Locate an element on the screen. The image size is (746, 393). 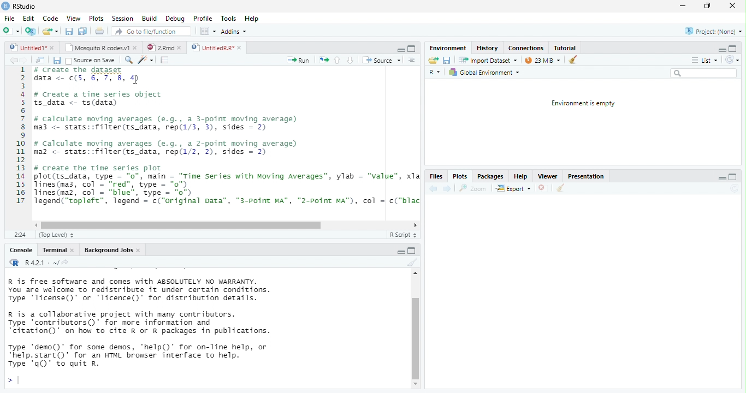
R is free software and comes with ABSOLUTELY NO WARRANTY.
You are welcome to redistribute it under certain conditions.
Type 'Ticense()' or "Ticence()' for distribution details.

R is a collaborative project with many contributors.

Type contributors()’ for more information and

“citation()’ on how to cite R or R packages in publications.
Type "demo()’ for some demos, 'help()’ for on-Tine help, or
*help.start()’ for an HTML browser interface to help.

Type 'q()’ to quit R. is located at coordinates (186, 323).